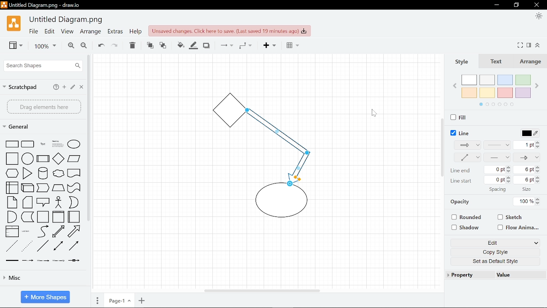 The image size is (547, 308). Describe the element at coordinates (135, 33) in the screenshot. I see `help` at that location.